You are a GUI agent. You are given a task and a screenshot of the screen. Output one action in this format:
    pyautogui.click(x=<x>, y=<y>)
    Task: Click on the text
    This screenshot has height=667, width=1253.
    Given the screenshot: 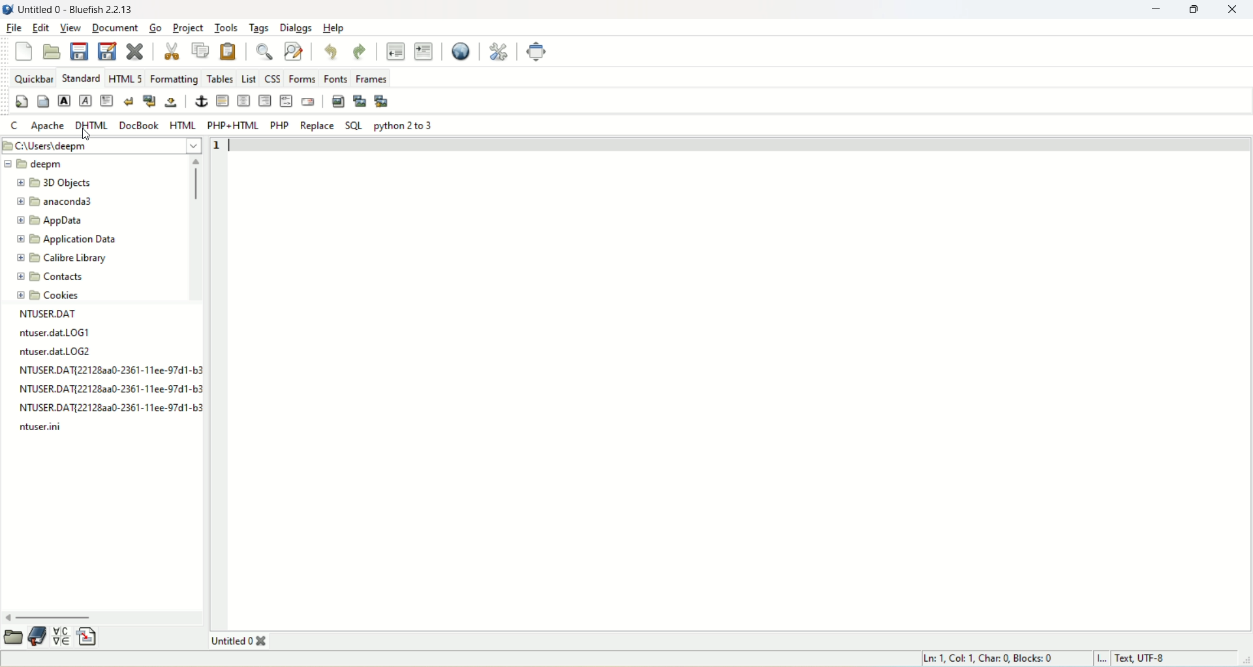 What is the action you would take?
    pyautogui.click(x=104, y=373)
    